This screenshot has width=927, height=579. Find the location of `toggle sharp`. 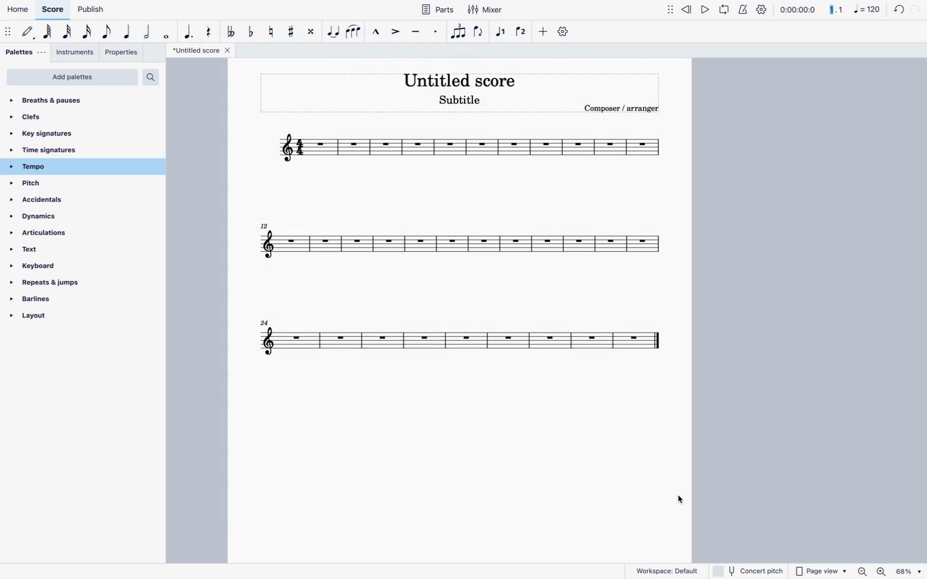

toggle sharp is located at coordinates (292, 31).